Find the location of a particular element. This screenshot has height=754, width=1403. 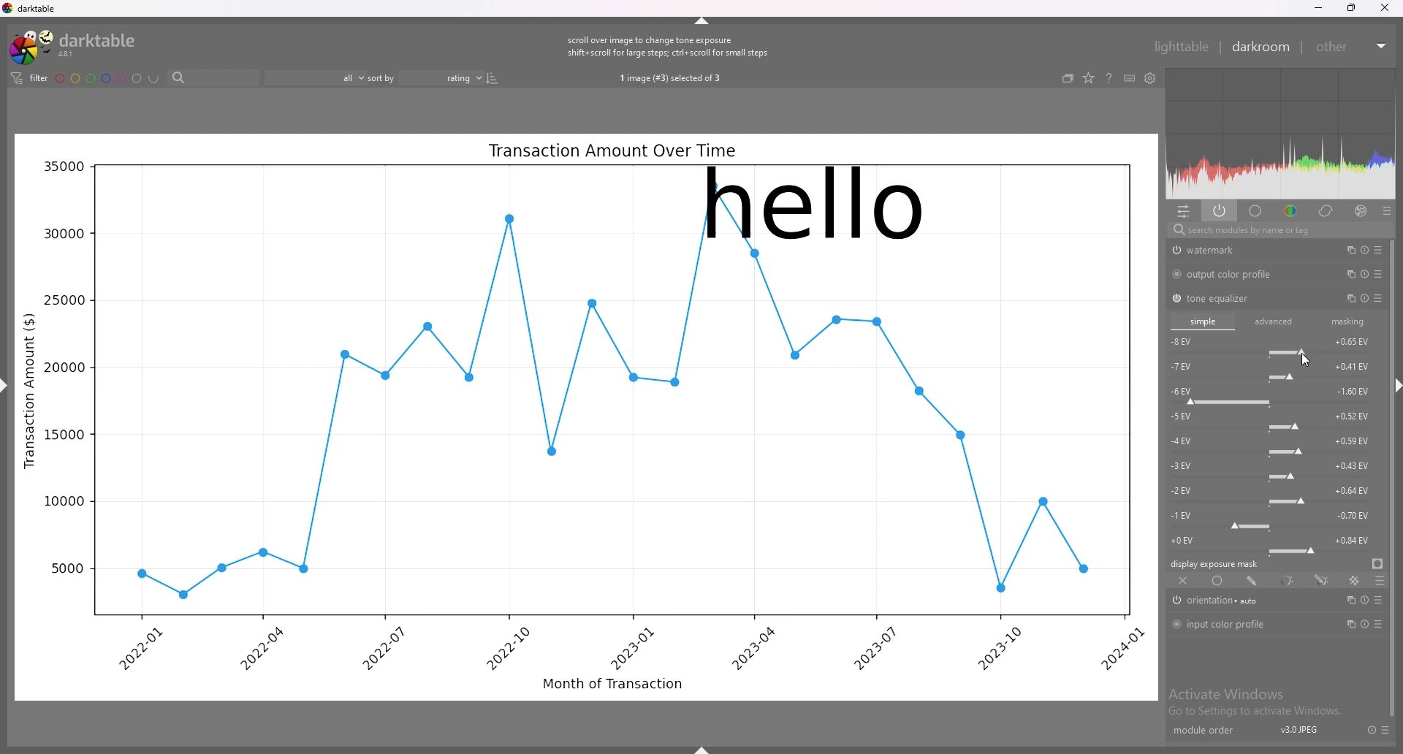

minimize is located at coordinates (1318, 8).